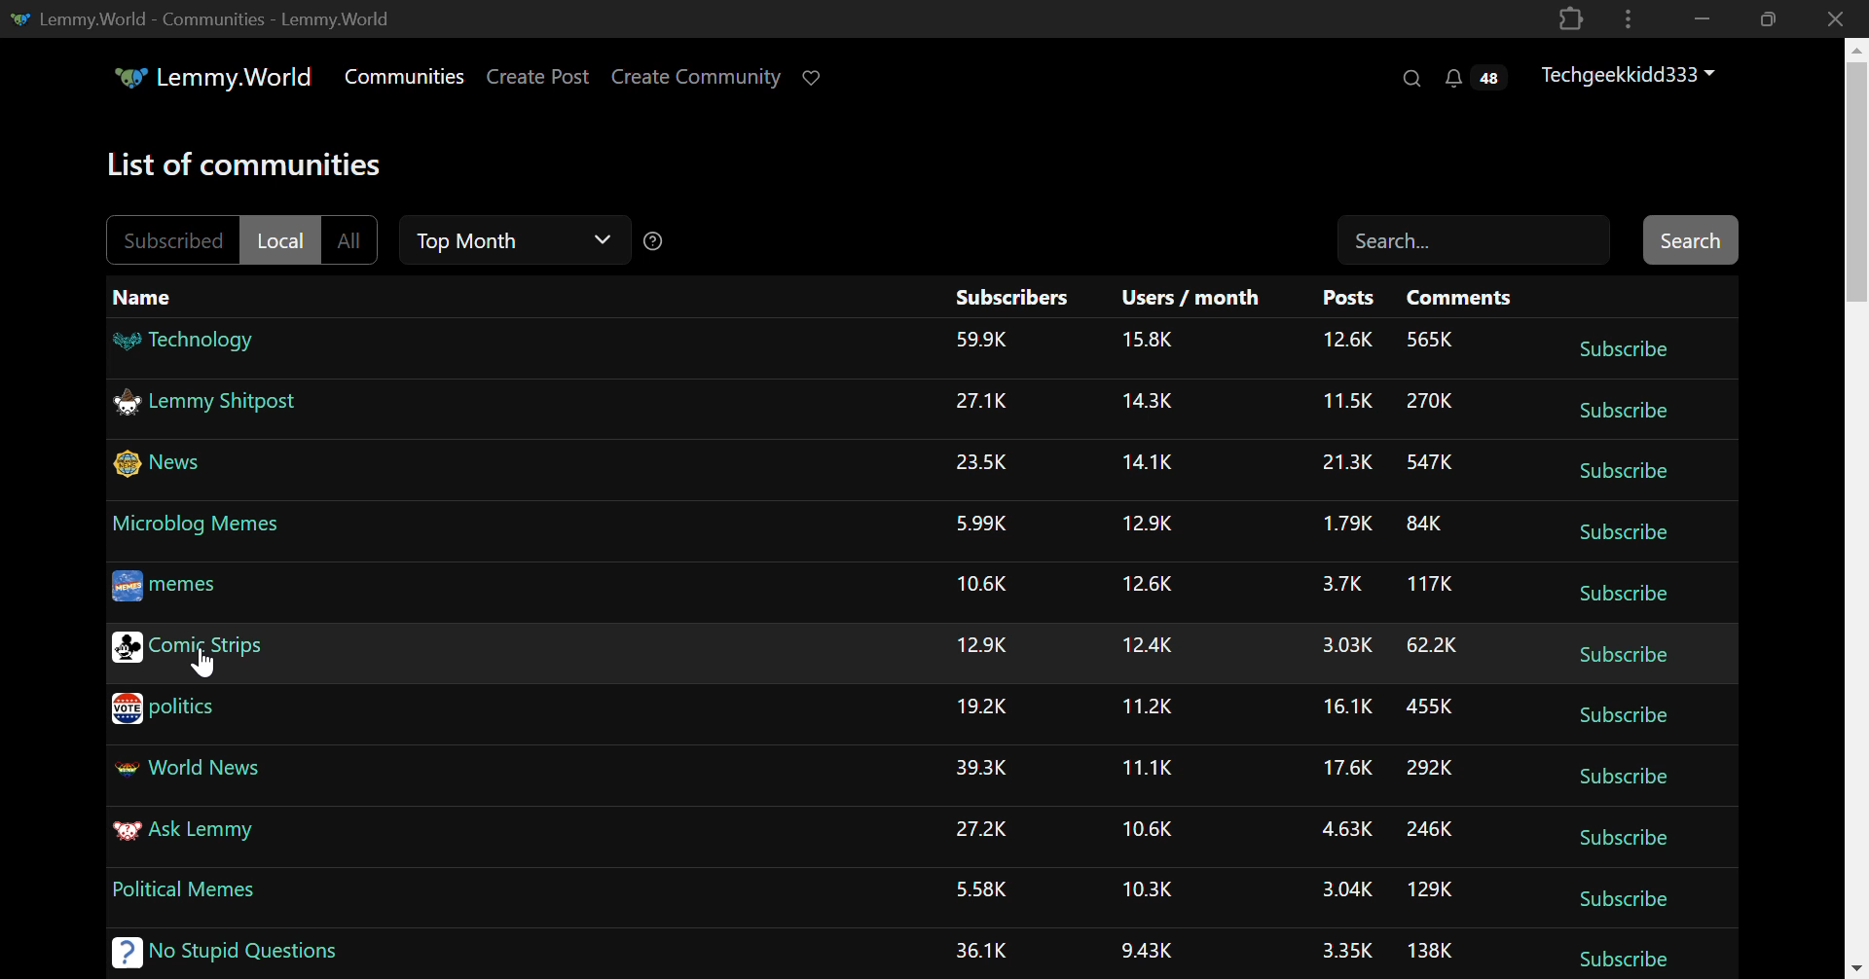 The image size is (1869, 979). Describe the element at coordinates (1347, 888) in the screenshot. I see `3.04K` at that location.